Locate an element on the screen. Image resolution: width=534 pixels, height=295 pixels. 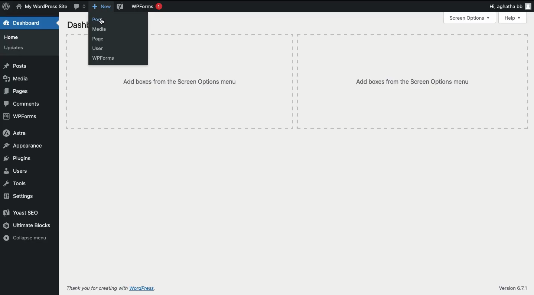
WPForms is located at coordinates (147, 7).